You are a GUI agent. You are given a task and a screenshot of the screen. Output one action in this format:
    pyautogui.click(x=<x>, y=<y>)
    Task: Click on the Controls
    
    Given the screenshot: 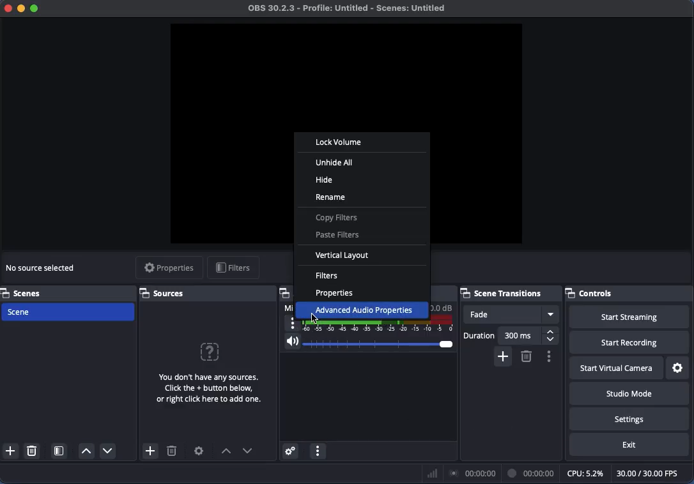 What is the action you would take?
    pyautogui.click(x=628, y=292)
    